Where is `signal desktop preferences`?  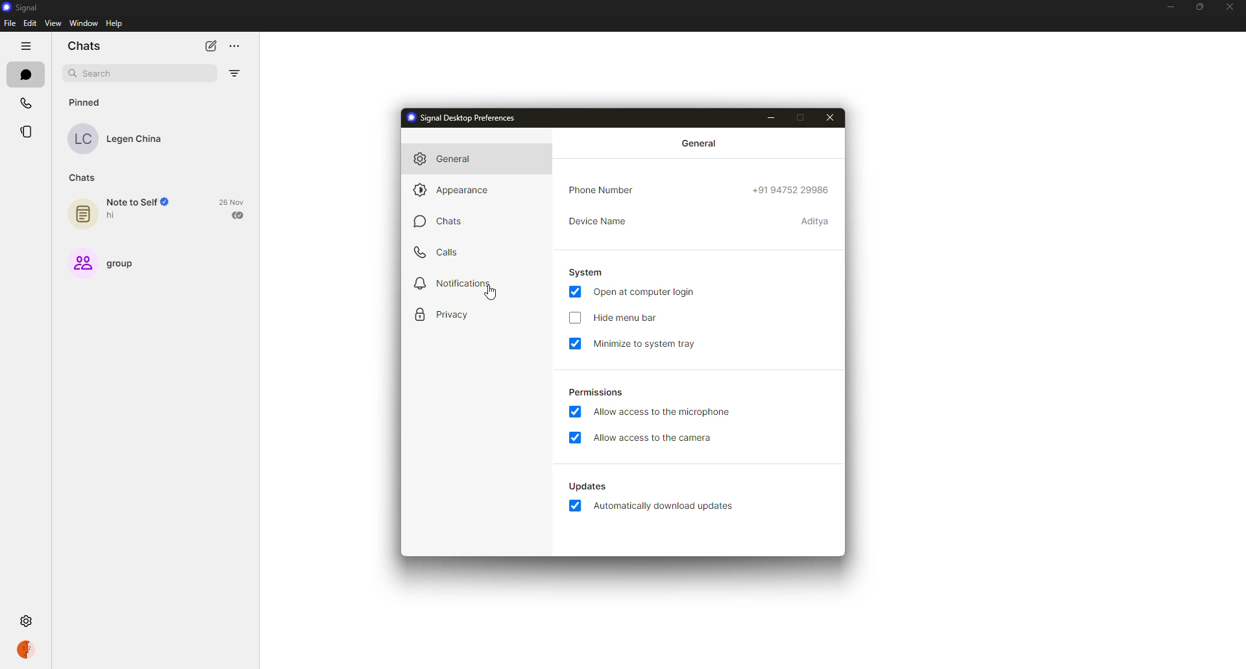 signal desktop preferences is located at coordinates (460, 119).